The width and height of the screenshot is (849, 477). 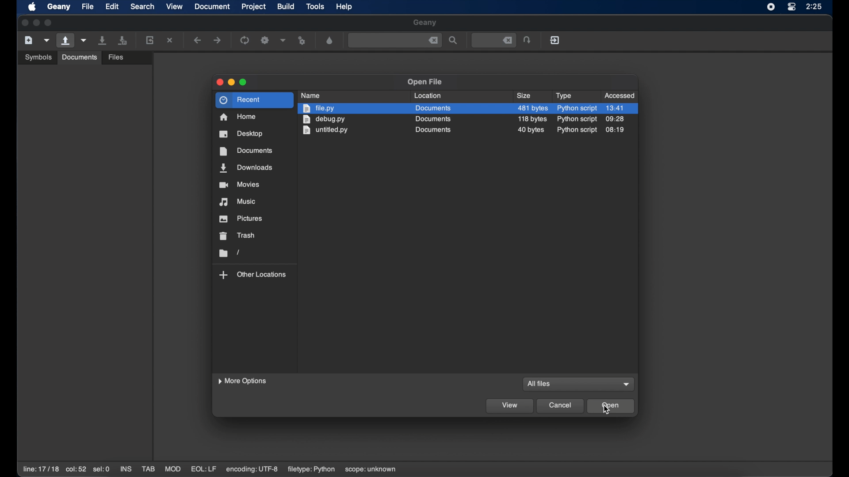 I want to click on desktop, so click(x=242, y=134).